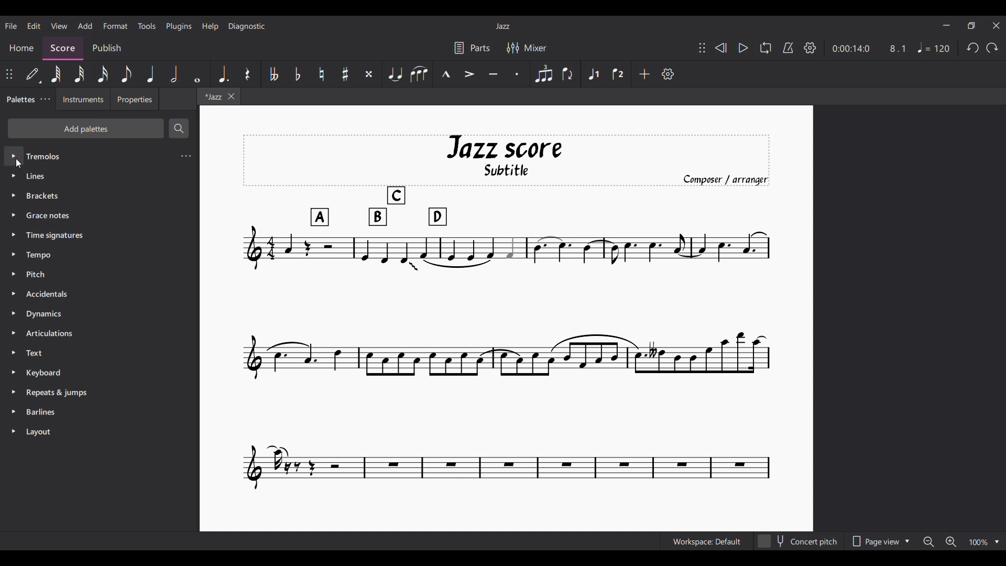  What do you see at coordinates (369, 74) in the screenshot?
I see `Toggle double sharp` at bounding box center [369, 74].